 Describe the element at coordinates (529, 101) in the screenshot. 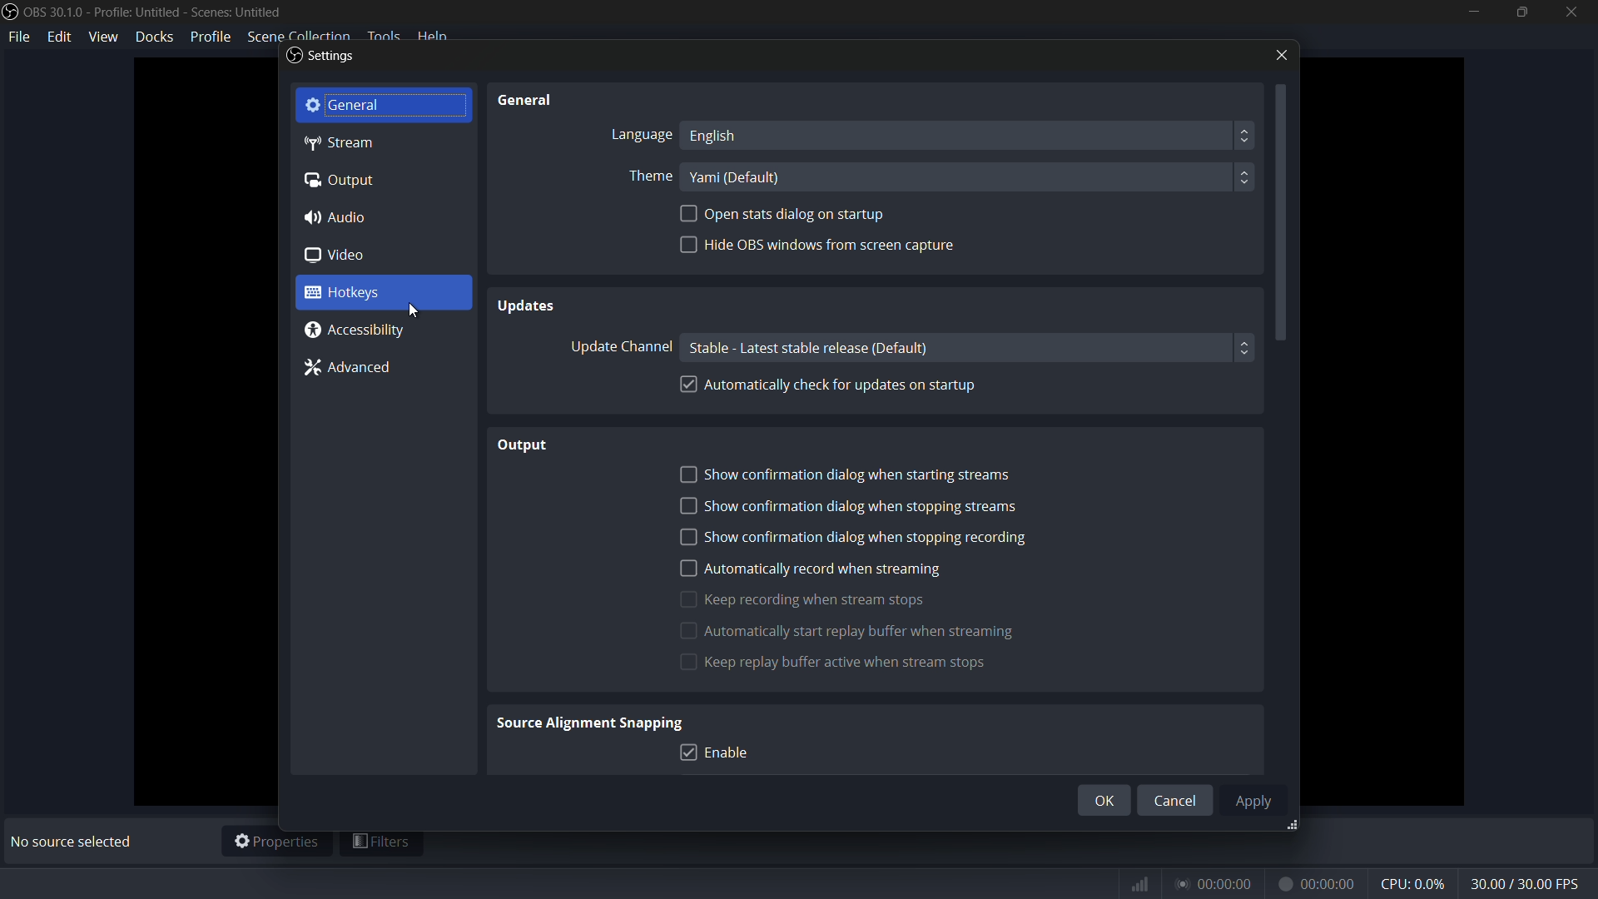

I see `General` at that location.